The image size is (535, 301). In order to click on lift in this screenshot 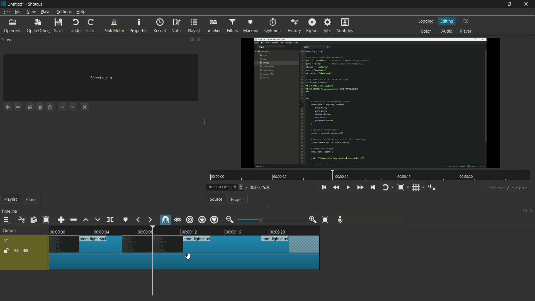, I will do `click(86, 220)`.